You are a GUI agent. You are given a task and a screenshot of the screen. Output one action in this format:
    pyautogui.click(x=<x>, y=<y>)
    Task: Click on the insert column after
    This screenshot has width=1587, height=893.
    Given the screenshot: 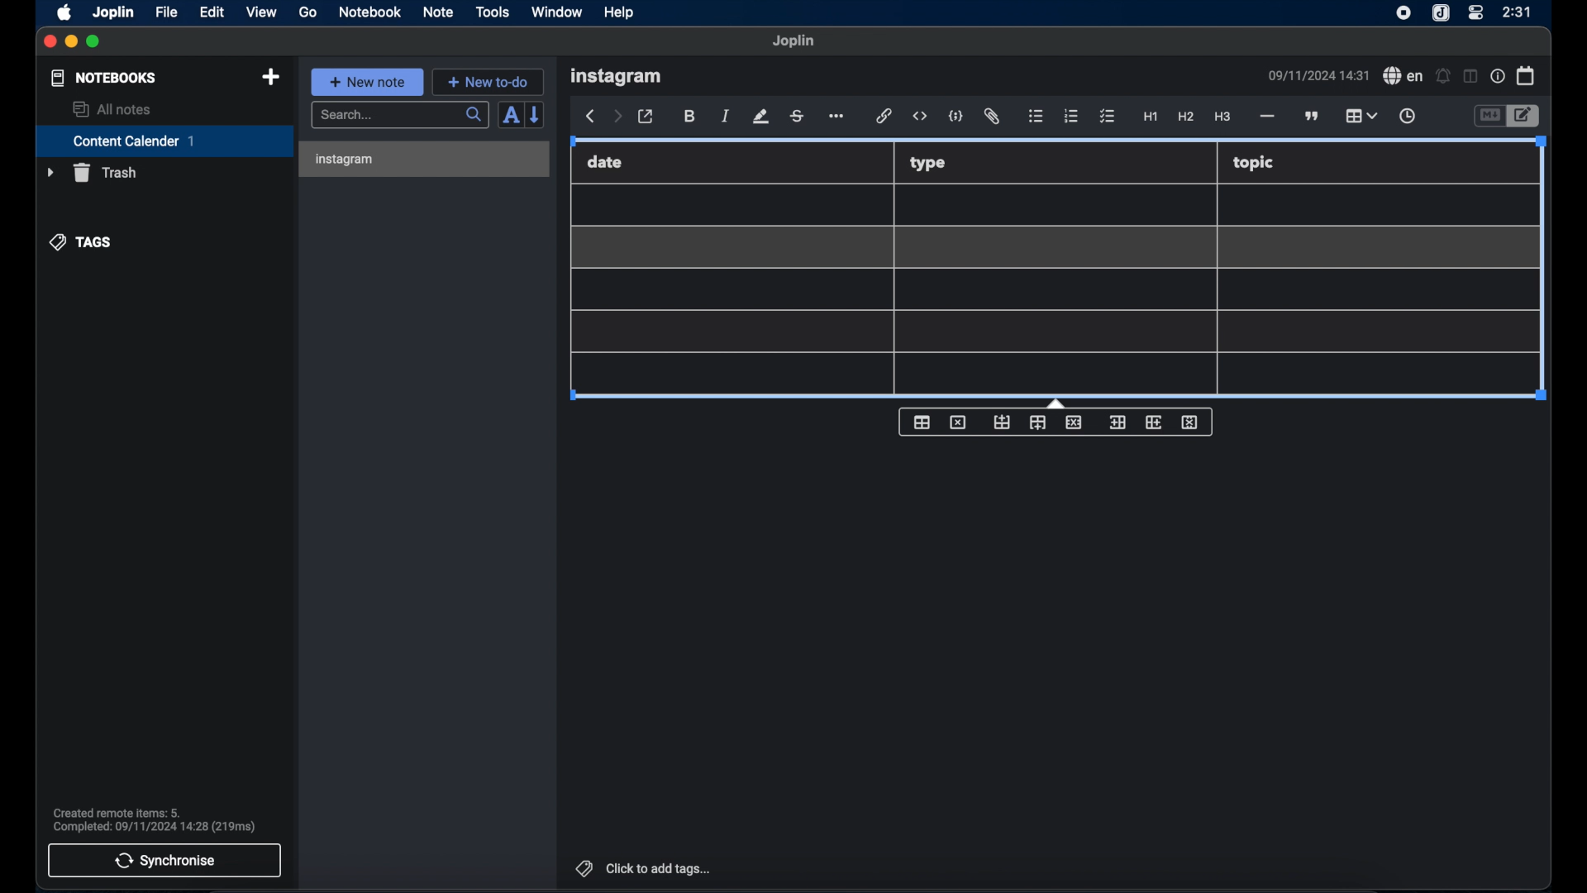 What is the action you would take?
    pyautogui.click(x=1153, y=423)
    